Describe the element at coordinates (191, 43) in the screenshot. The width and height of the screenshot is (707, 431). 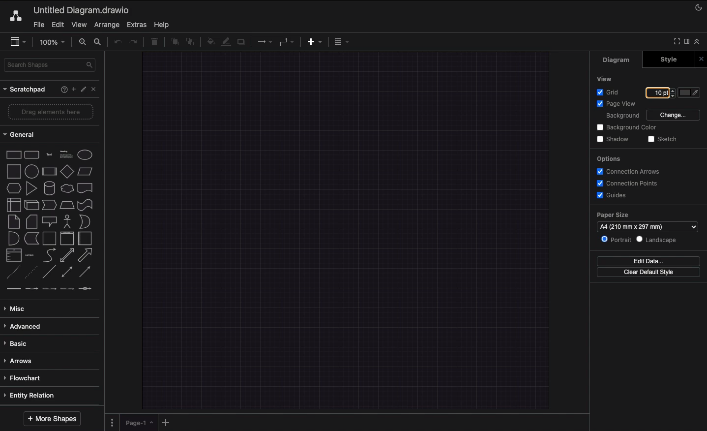
I see `Move to back` at that location.